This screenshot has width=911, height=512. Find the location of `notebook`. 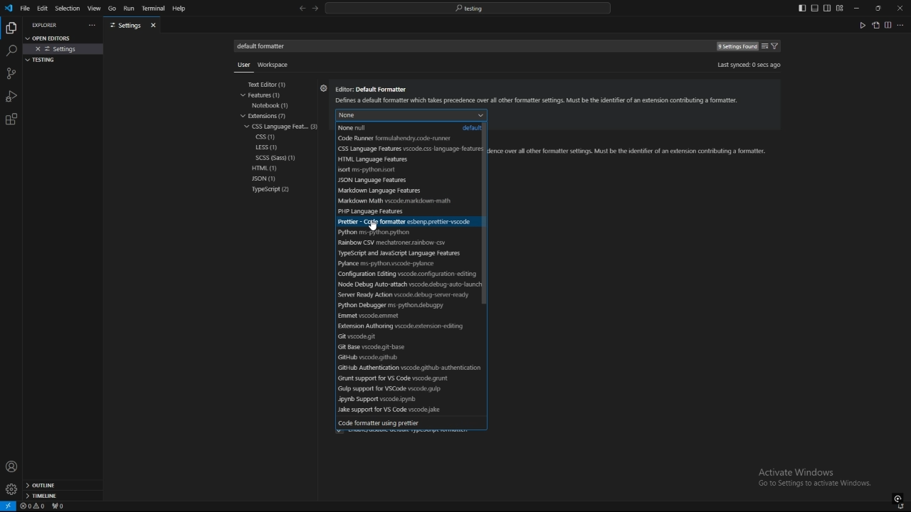

notebook is located at coordinates (274, 105).